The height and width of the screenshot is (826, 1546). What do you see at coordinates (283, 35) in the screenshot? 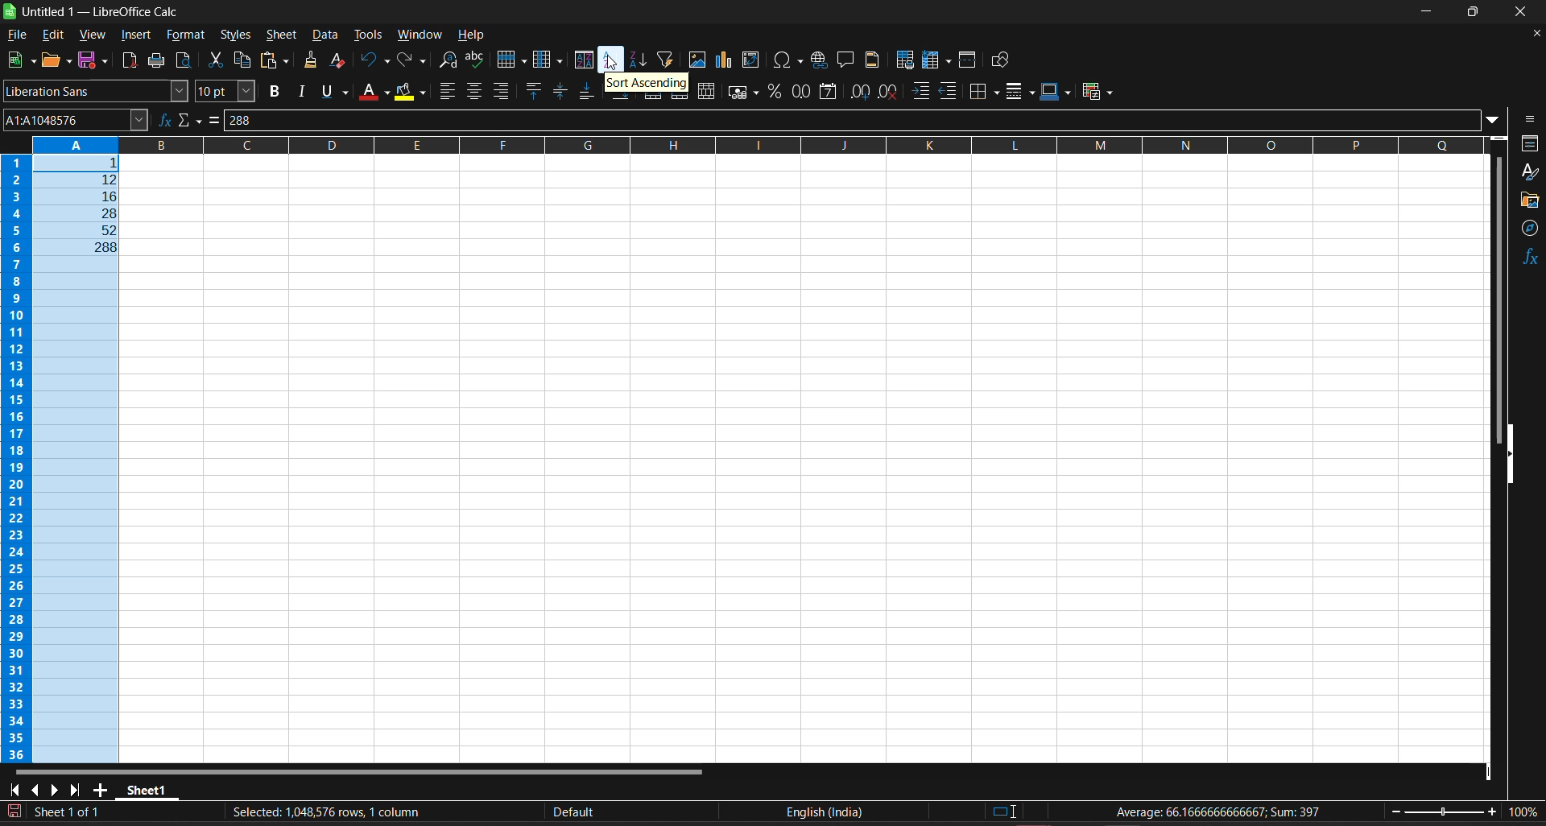
I see `sheet` at bounding box center [283, 35].